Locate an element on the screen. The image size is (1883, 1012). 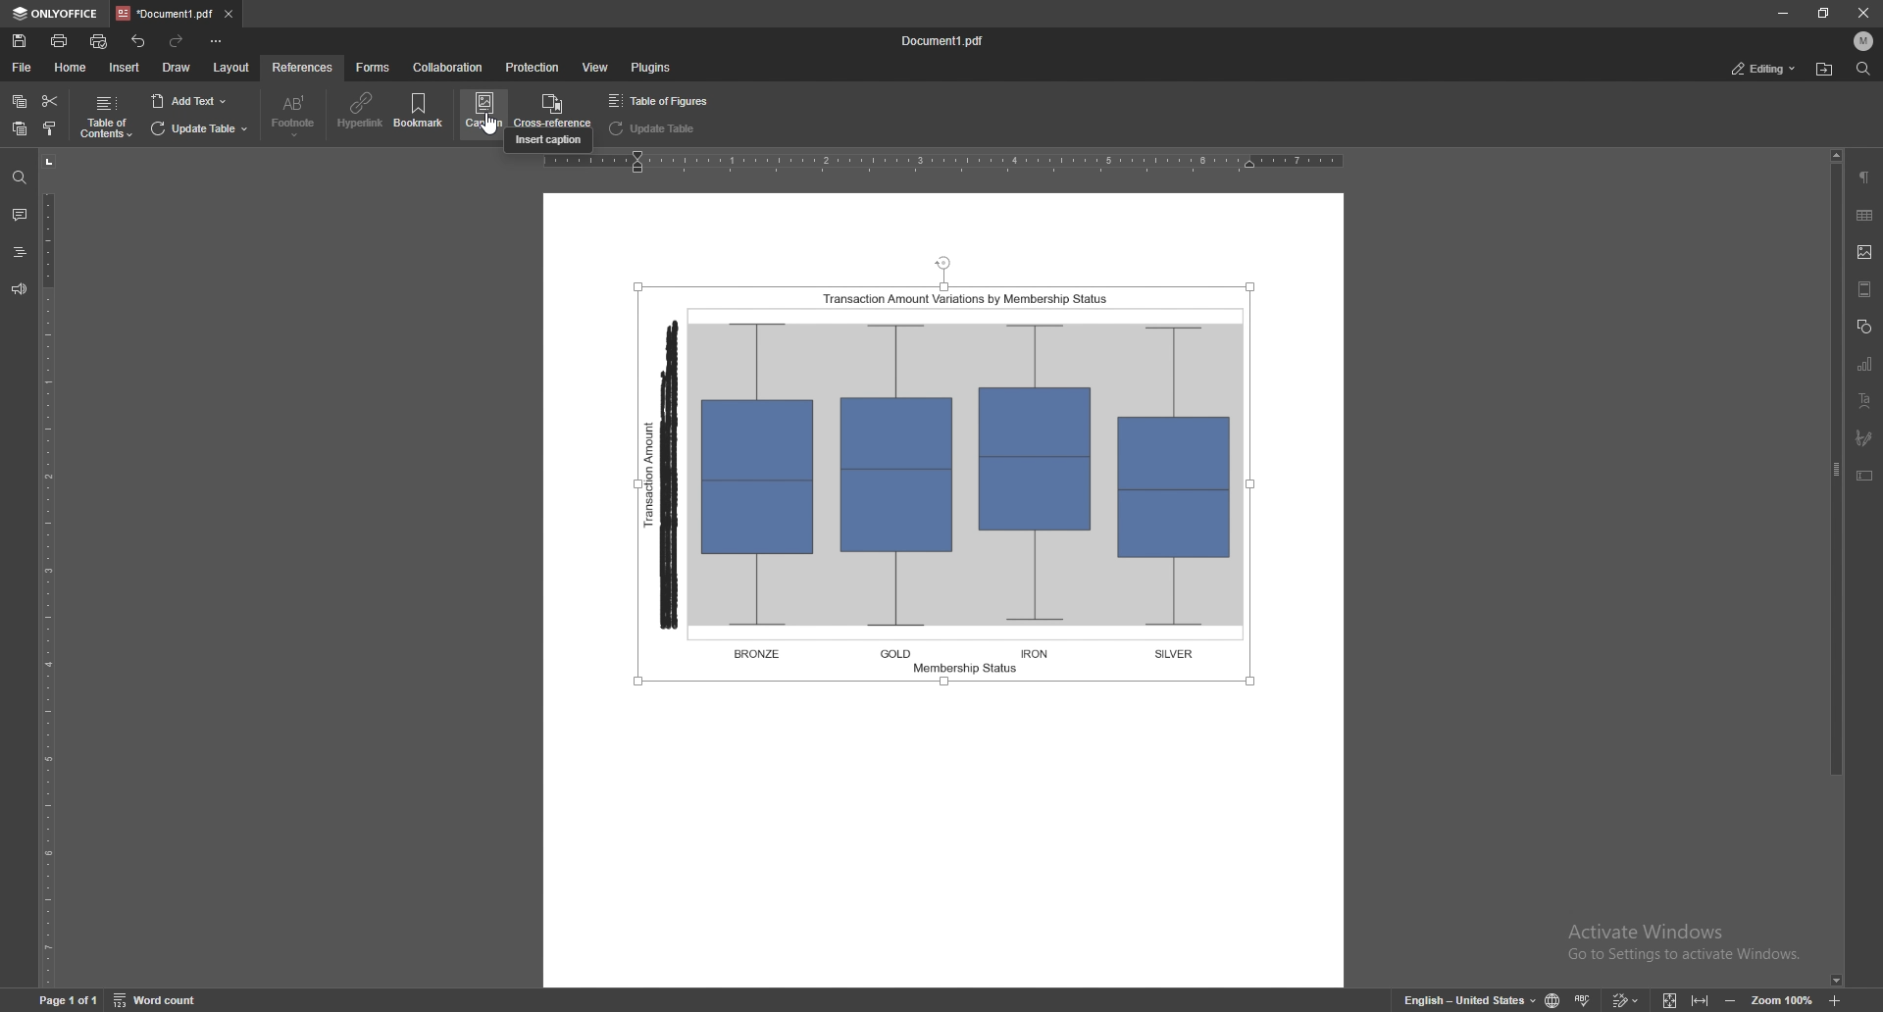
redo is located at coordinates (178, 42).